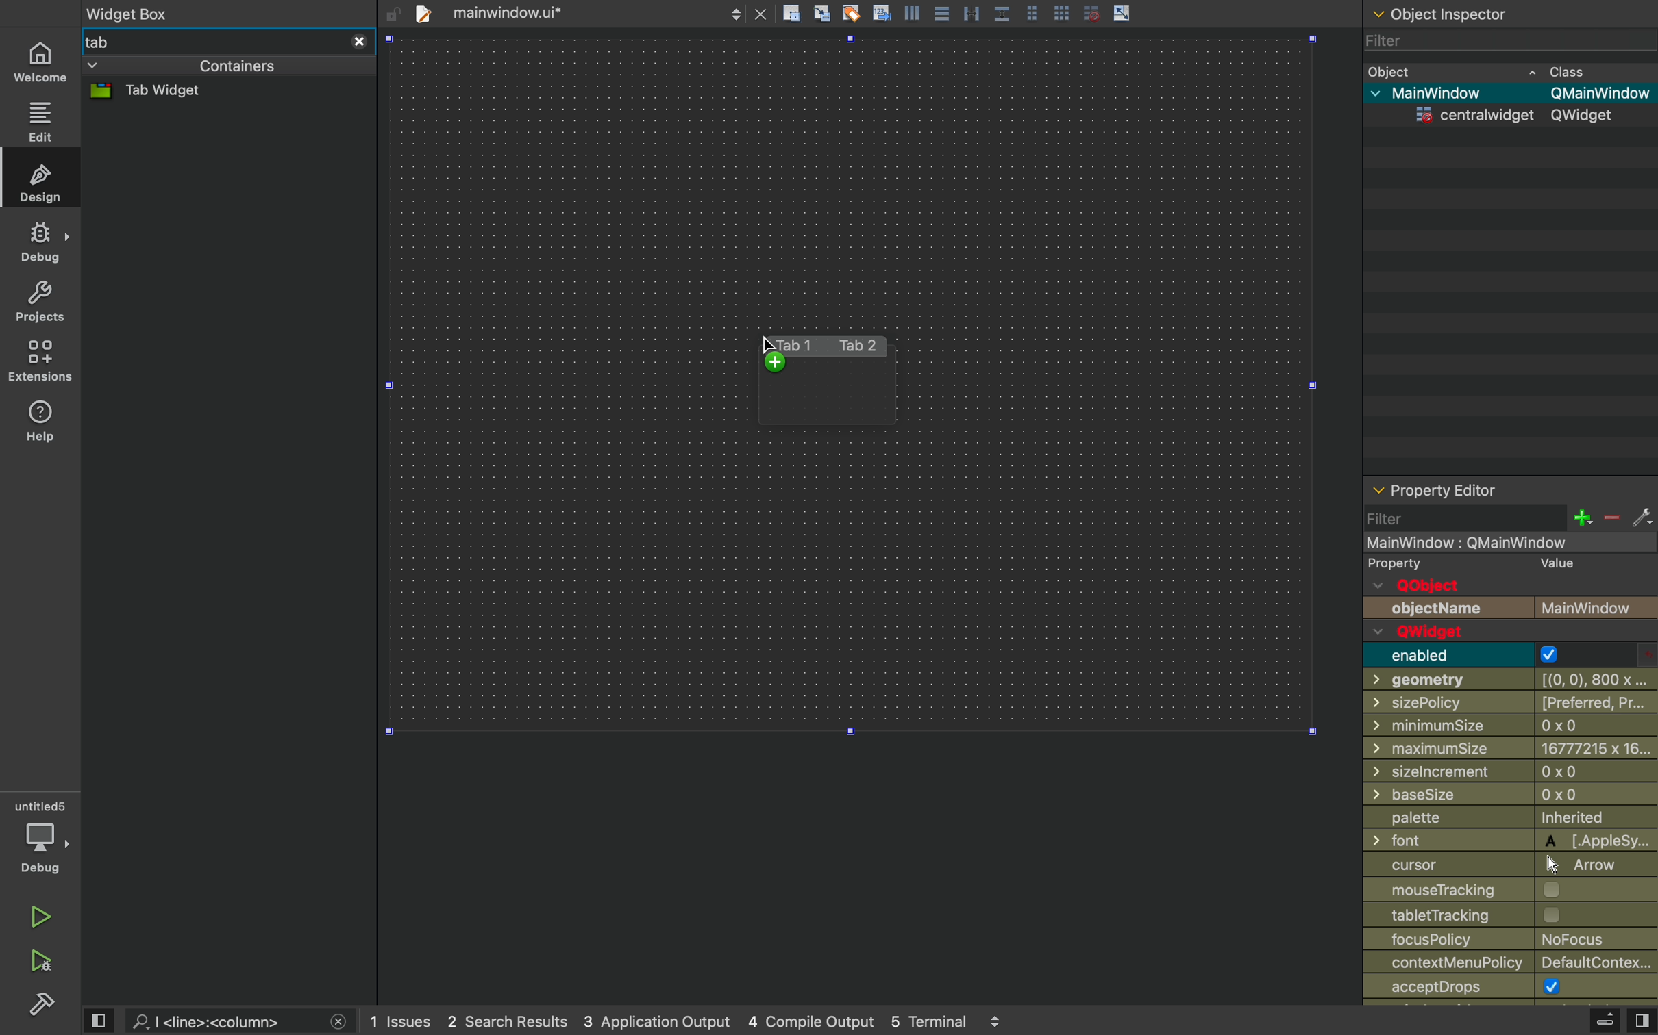 This screenshot has height=1035, width=1658. I want to click on search, so click(224, 1019).